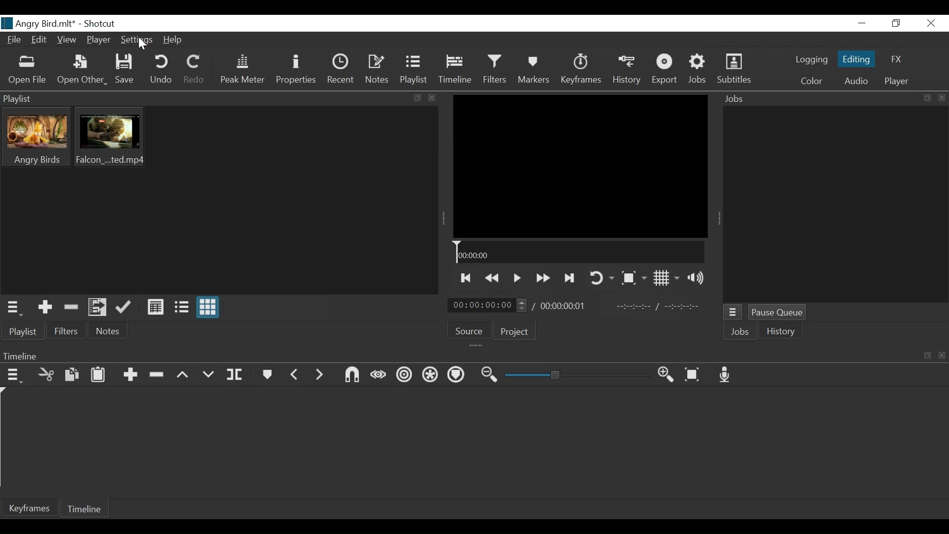 The width and height of the screenshot is (949, 534). What do you see at coordinates (693, 374) in the screenshot?
I see `Zoom timeline to fit` at bounding box center [693, 374].